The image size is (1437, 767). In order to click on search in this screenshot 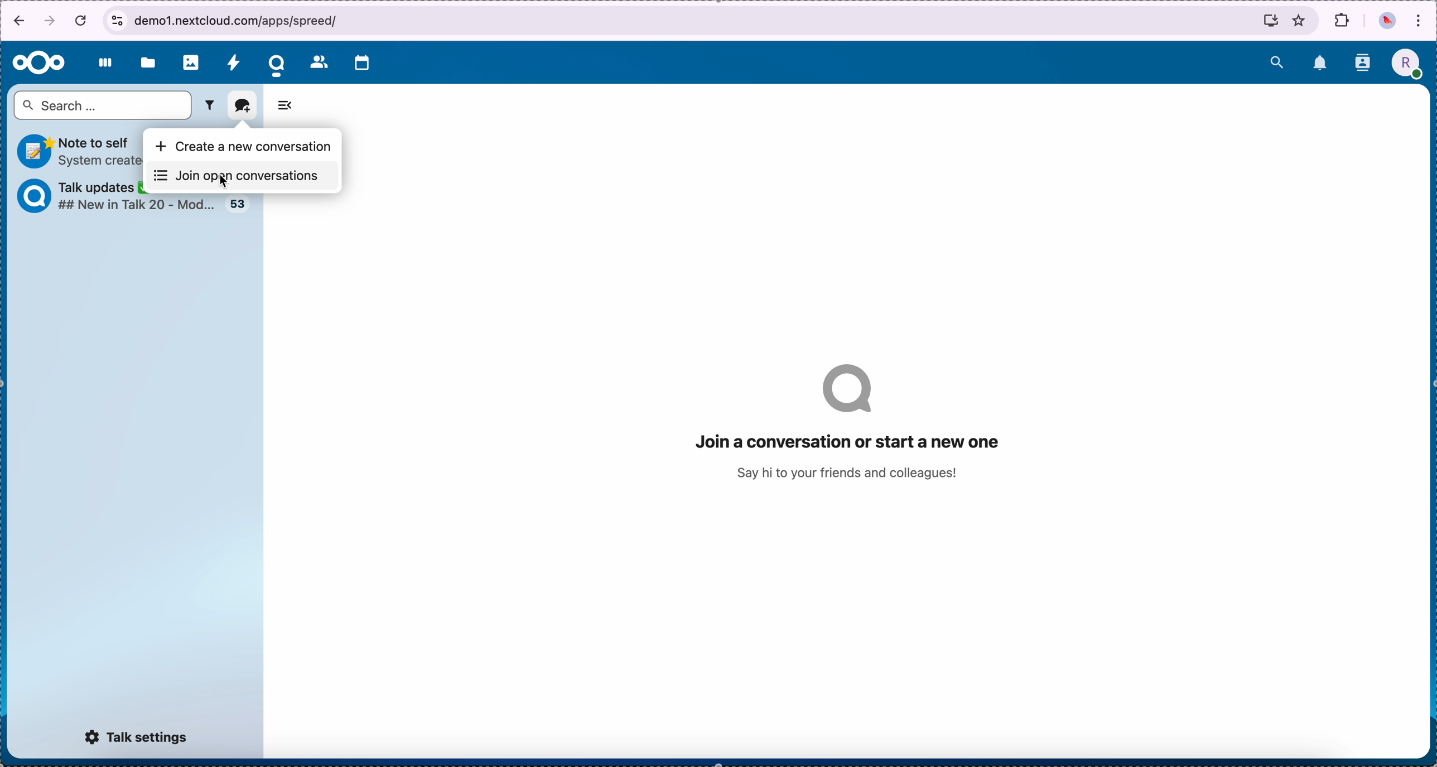, I will do `click(1274, 62)`.